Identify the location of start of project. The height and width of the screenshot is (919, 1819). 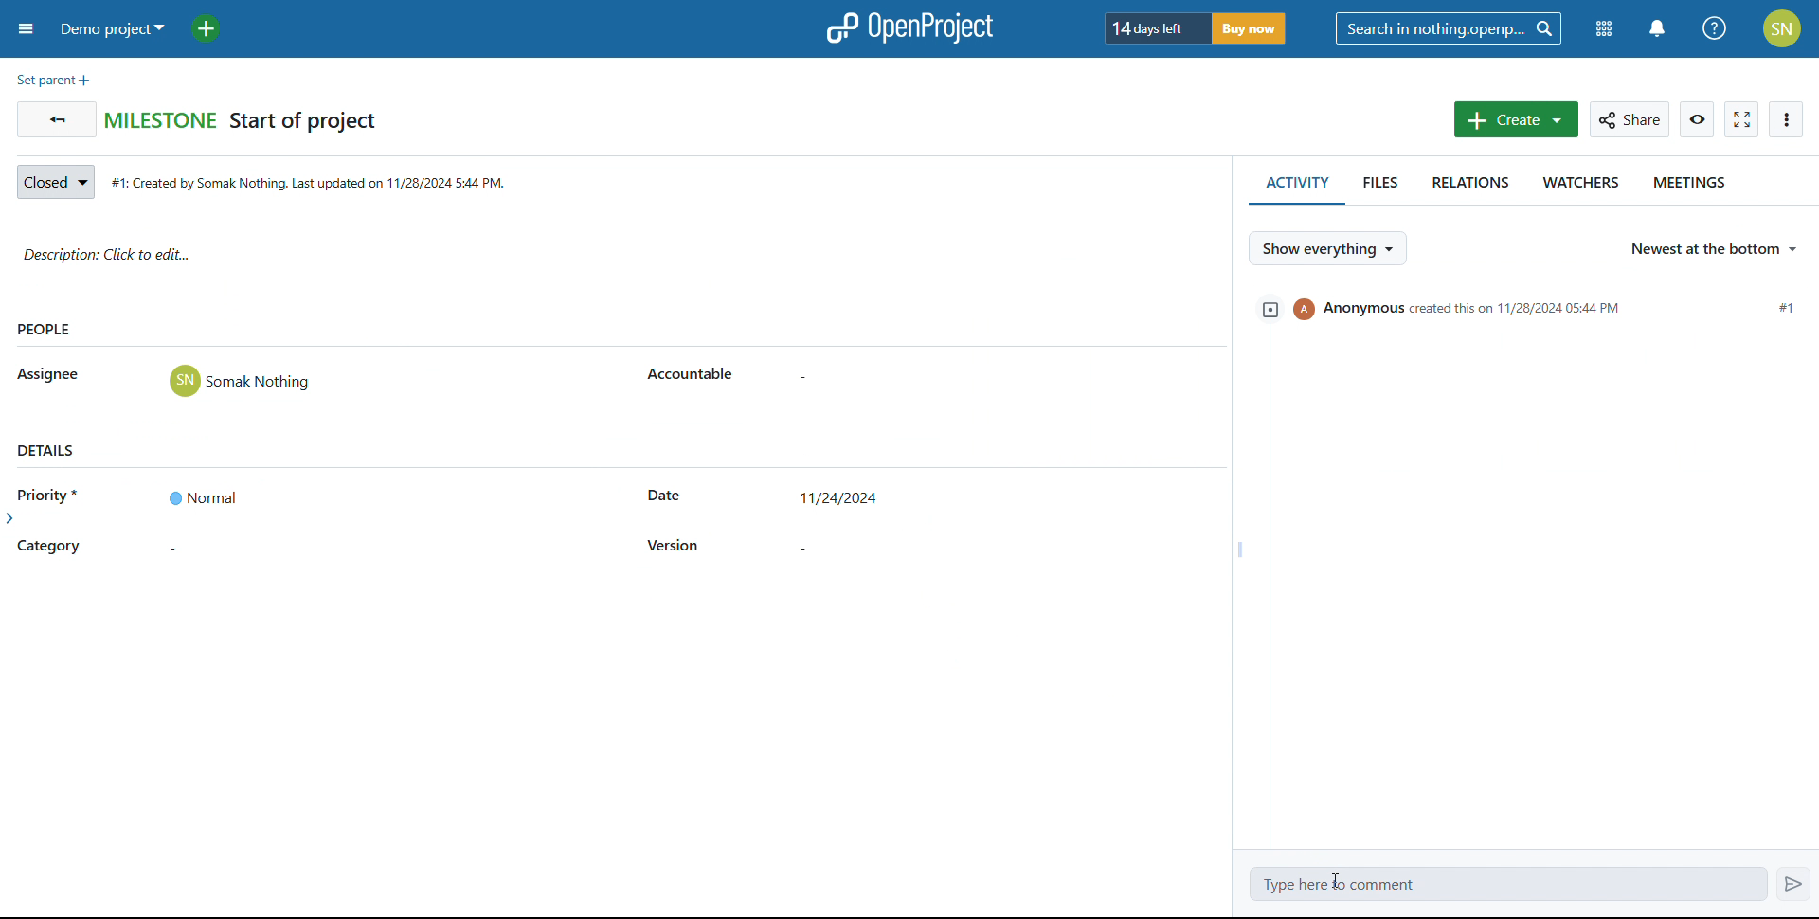
(304, 123).